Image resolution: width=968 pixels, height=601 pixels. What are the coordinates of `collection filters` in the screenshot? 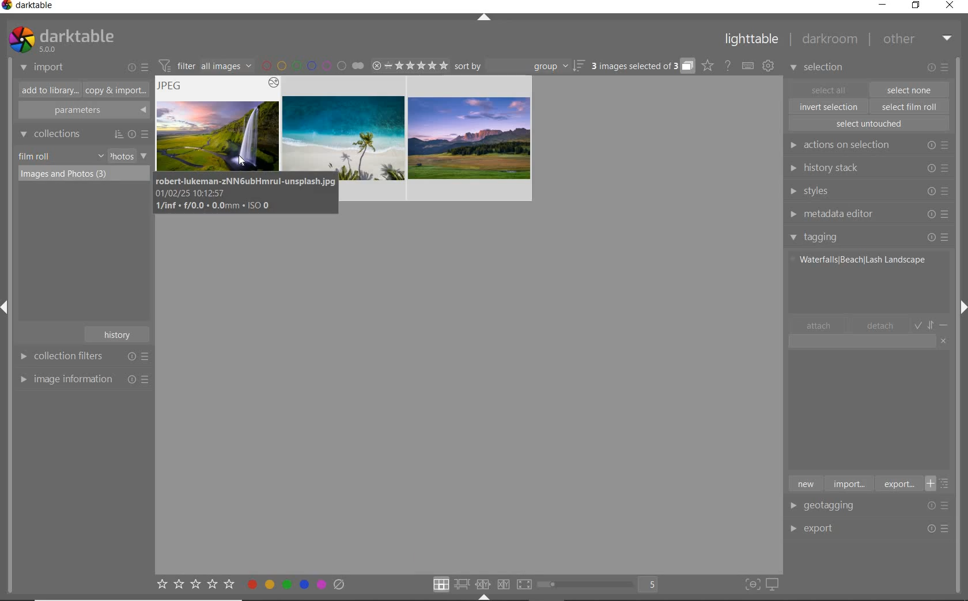 It's located at (82, 356).